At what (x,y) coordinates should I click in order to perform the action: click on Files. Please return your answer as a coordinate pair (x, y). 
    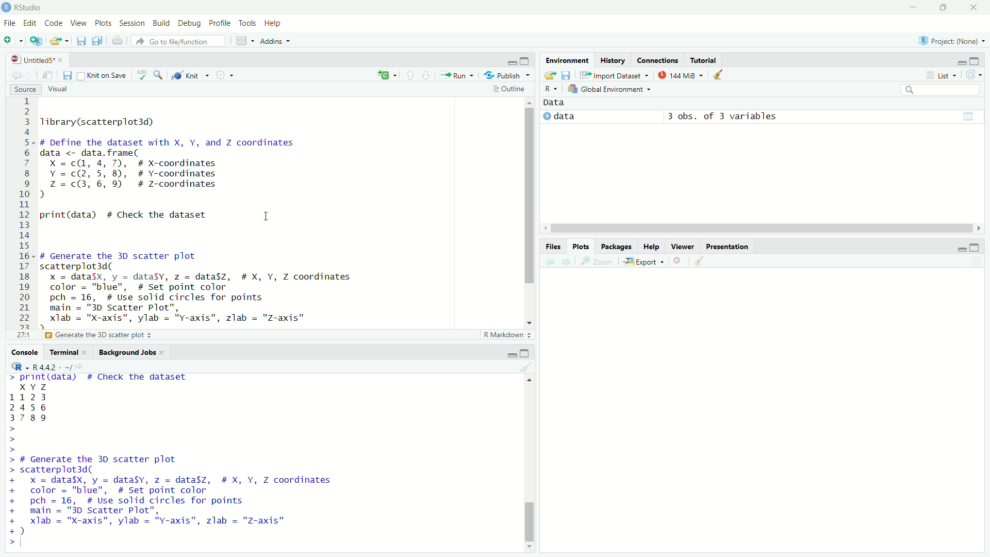
    Looking at the image, I should click on (554, 246).